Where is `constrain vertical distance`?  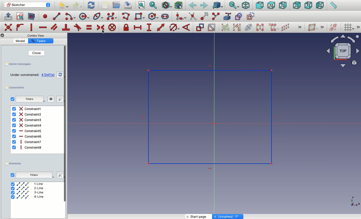
constrain vertical distance is located at coordinates (150, 28).